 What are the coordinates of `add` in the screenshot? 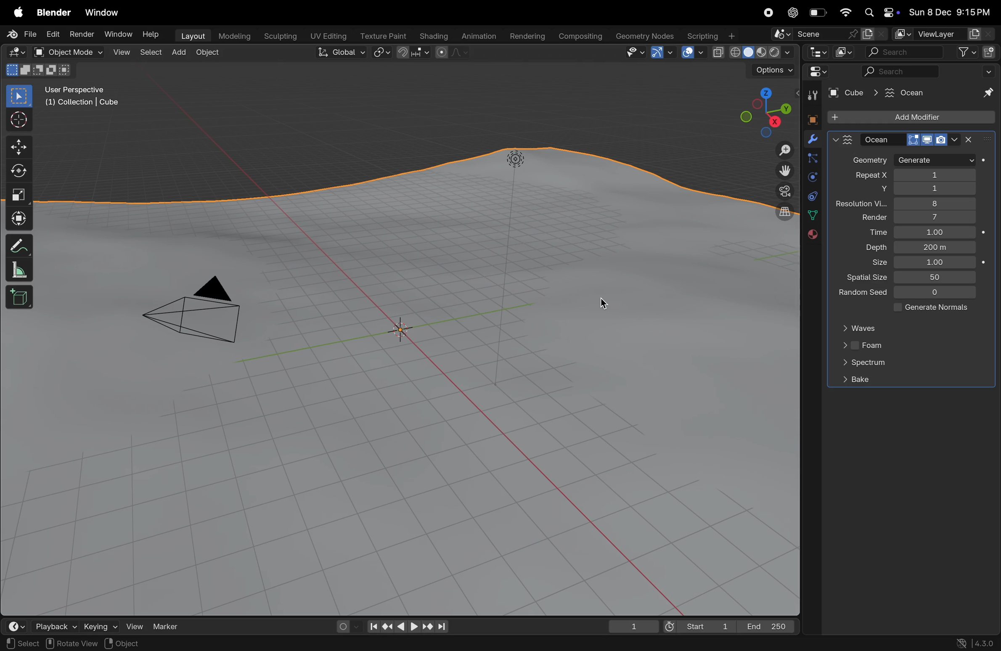 It's located at (182, 53).